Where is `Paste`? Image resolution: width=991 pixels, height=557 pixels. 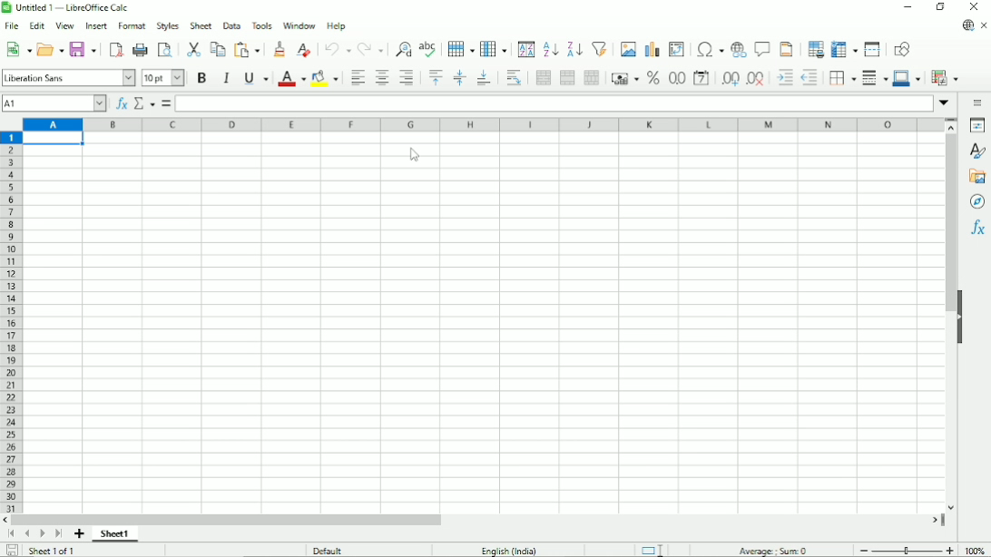 Paste is located at coordinates (248, 49).